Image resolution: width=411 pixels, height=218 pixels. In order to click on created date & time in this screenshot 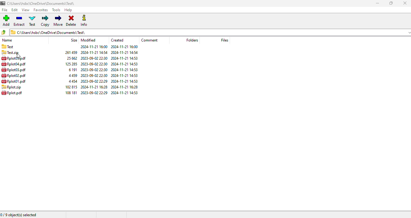, I will do `click(125, 81)`.